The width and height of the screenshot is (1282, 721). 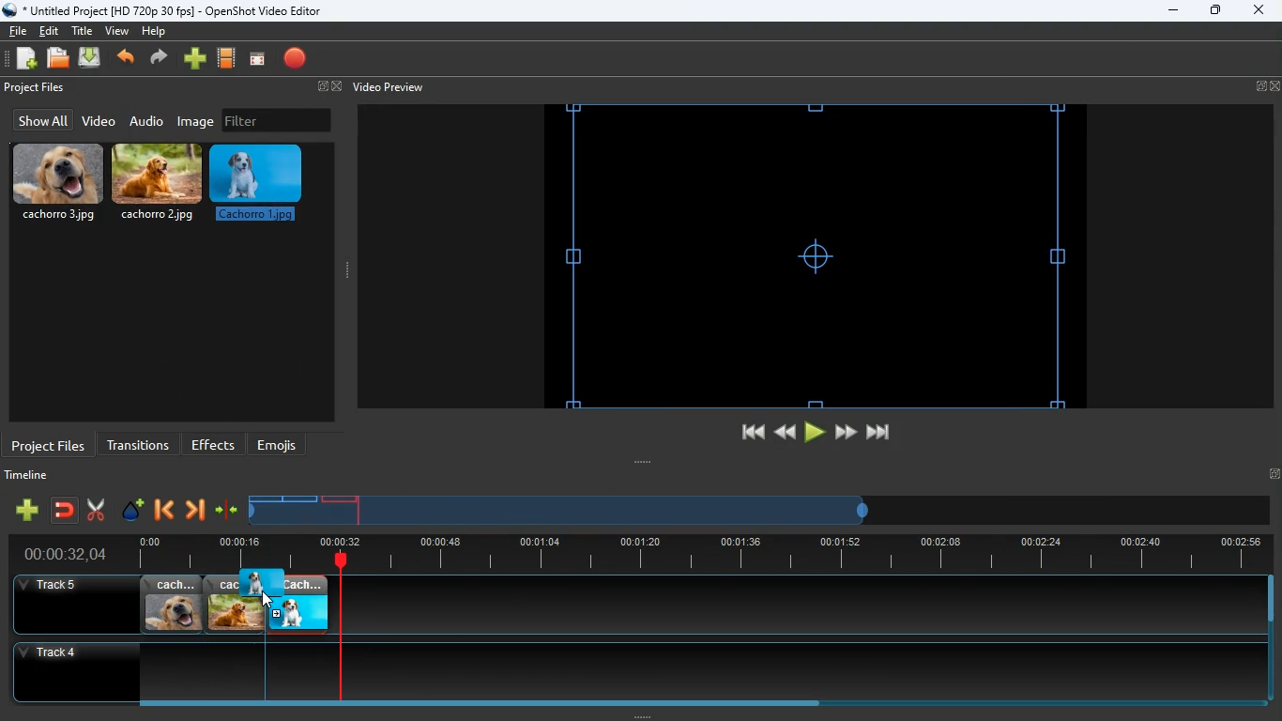 What do you see at coordinates (387, 87) in the screenshot?
I see `video preview` at bounding box center [387, 87].